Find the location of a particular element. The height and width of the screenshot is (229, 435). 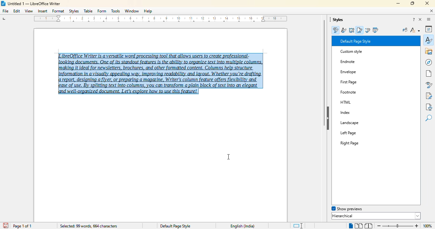

close  is located at coordinates (427, 3).